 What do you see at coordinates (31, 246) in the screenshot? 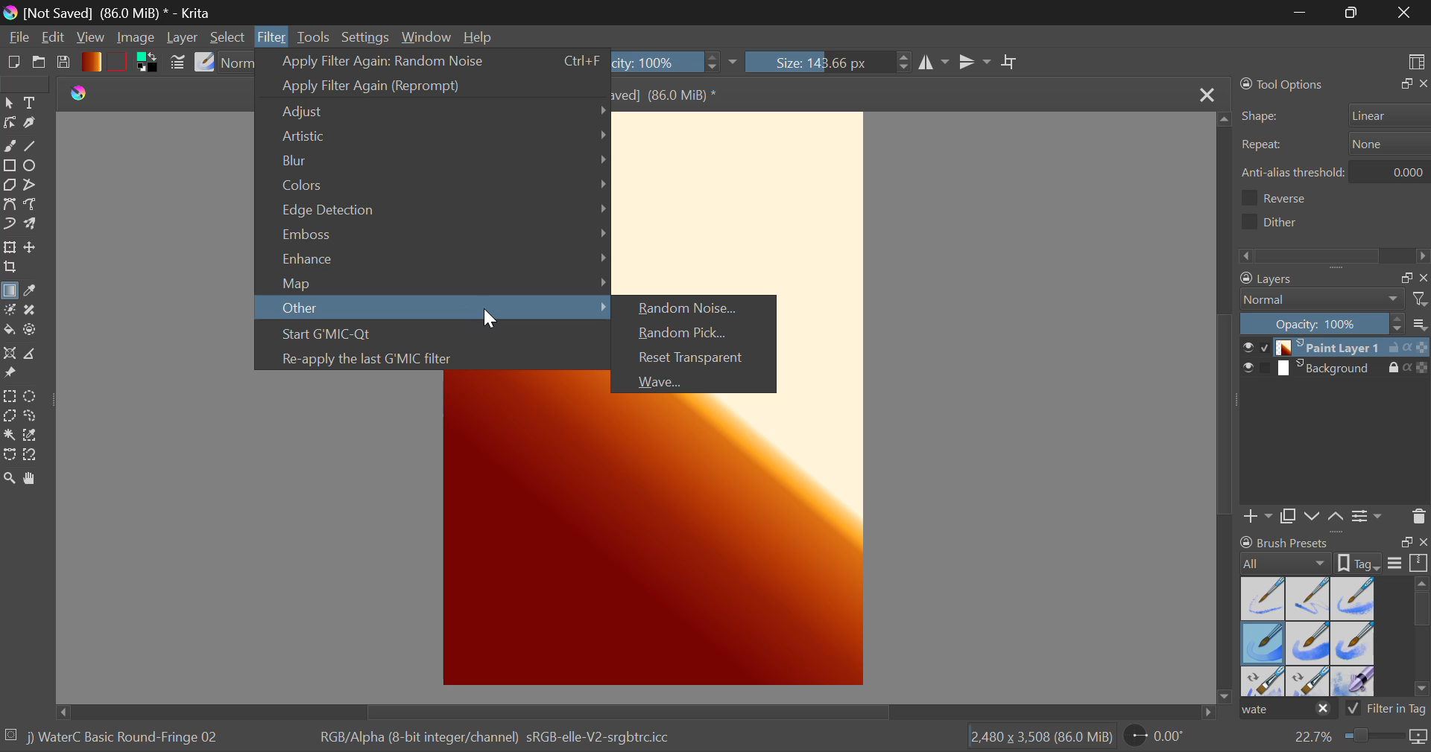
I see `Move Layers` at bounding box center [31, 246].